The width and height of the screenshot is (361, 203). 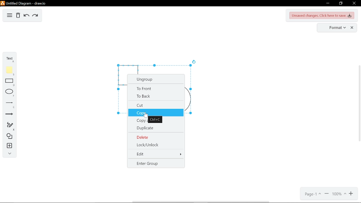 What do you see at coordinates (157, 121) in the screenshot?
I see `copy as image` at bounding box center [157, 121].